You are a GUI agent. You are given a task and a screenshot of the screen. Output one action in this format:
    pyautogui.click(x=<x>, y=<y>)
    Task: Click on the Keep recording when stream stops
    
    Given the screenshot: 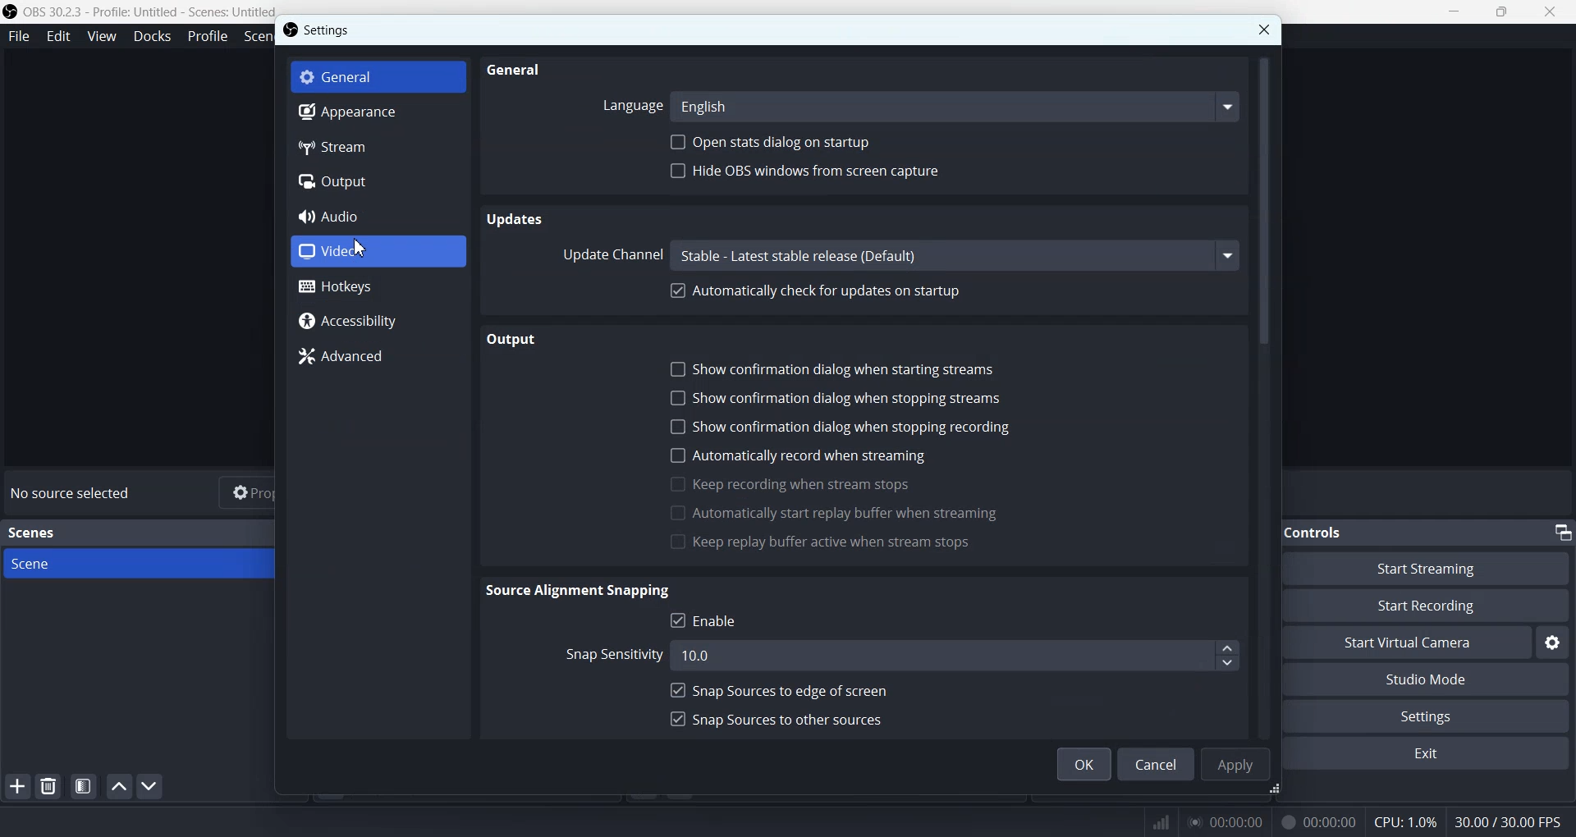 What is the action you would take?
    pyautogui.click(x=809, y=485)
    